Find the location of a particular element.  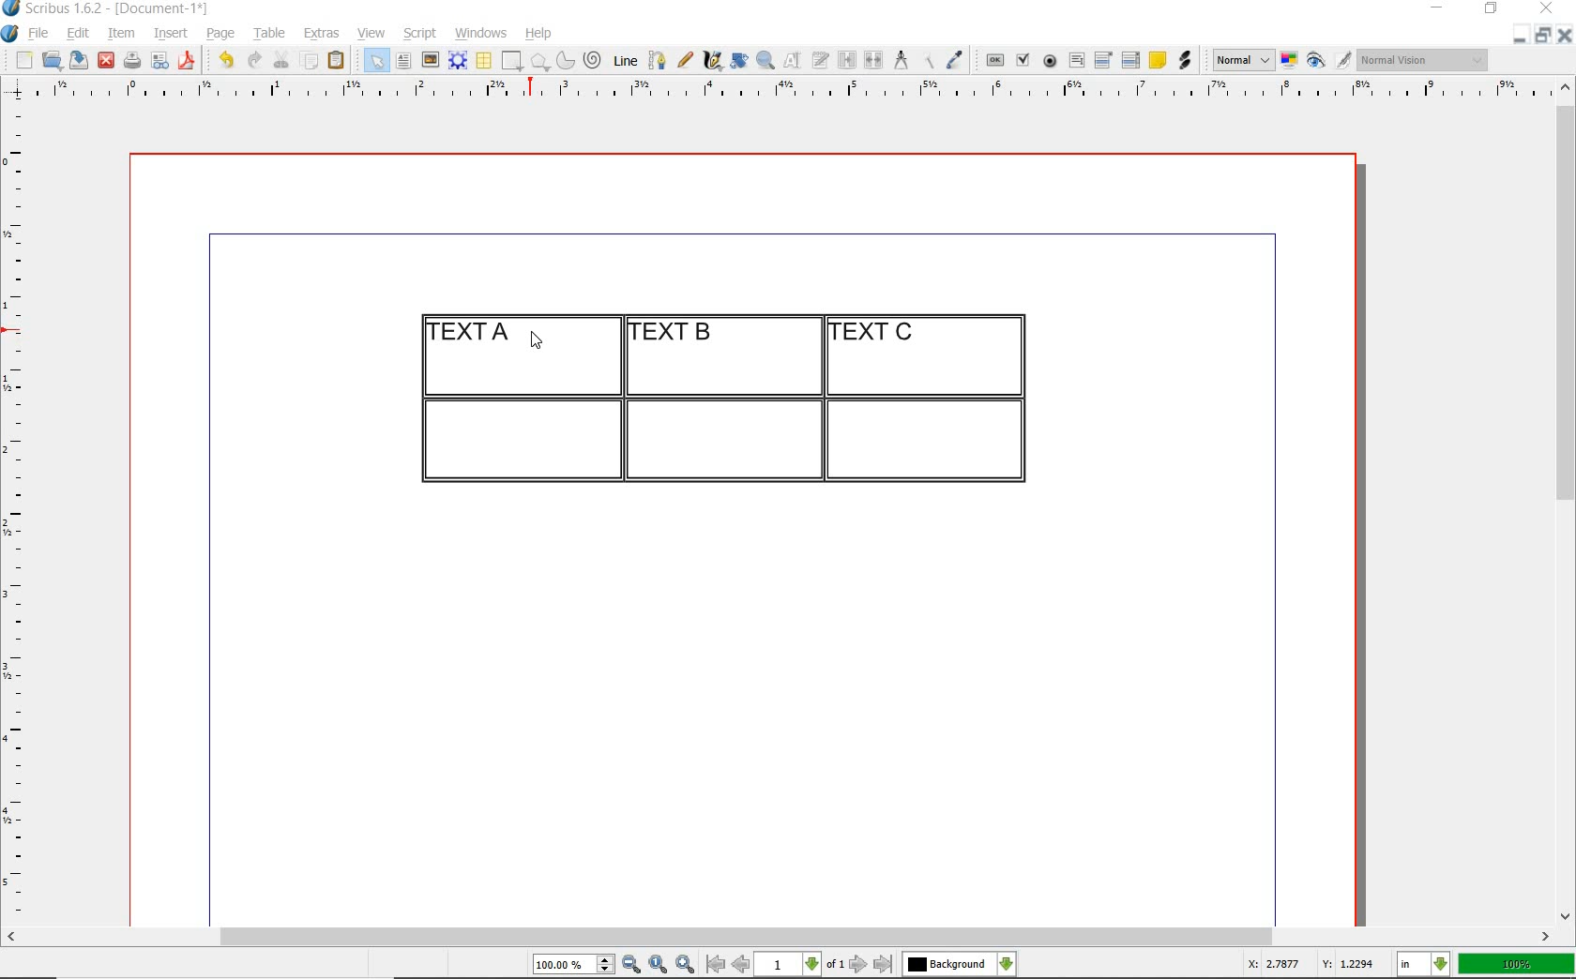

zoom in or zoom out is located at coordinates (765, 60).